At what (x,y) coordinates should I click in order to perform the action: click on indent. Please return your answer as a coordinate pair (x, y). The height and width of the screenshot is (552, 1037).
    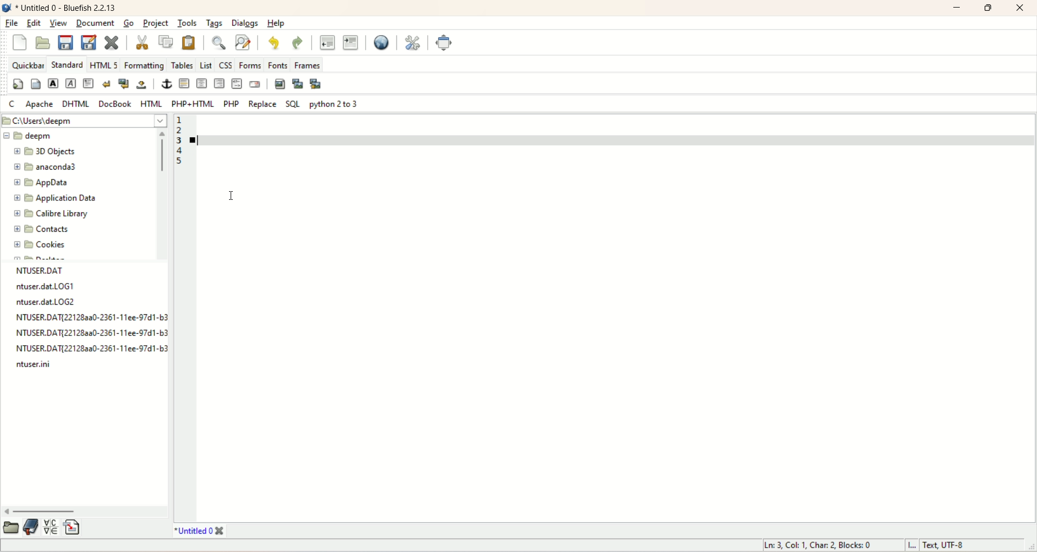
    Looking at the image, I should click on (352, 43).